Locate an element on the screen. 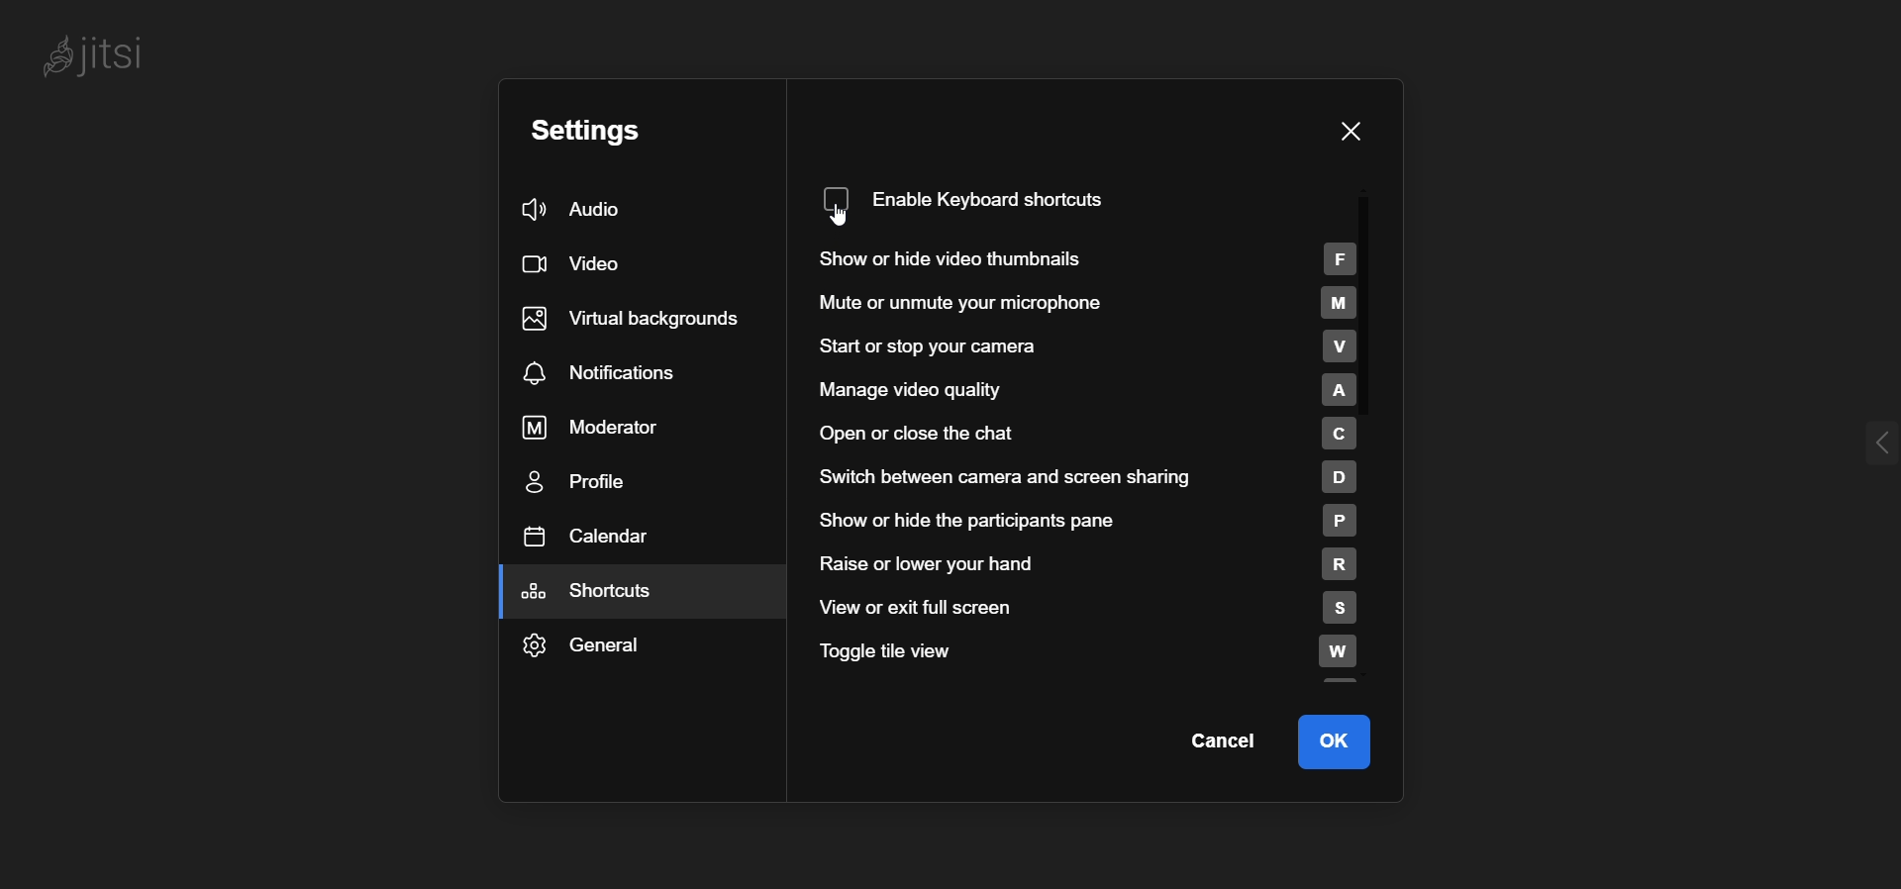 This screenshot has height=889, width=1901. start or stop camera is located at coordinates (1110, 346).